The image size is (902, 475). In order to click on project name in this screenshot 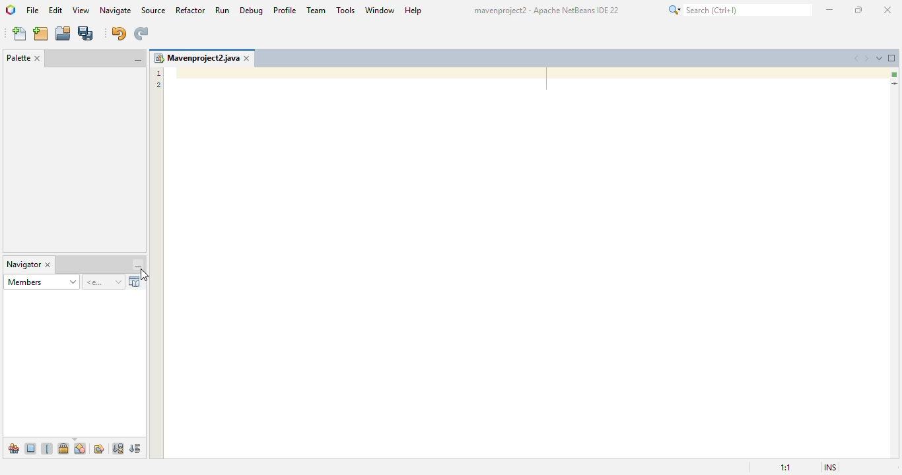, I will do `click(196, 58)`.